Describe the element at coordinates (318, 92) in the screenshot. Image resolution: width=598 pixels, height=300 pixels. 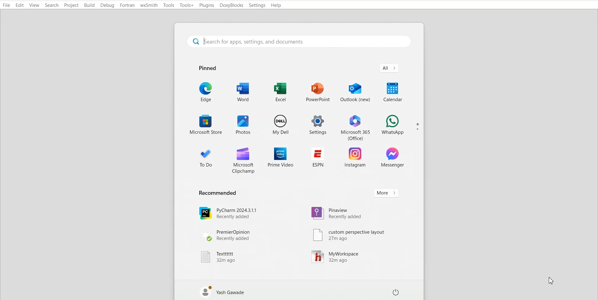
I see `PowerPoint` at that location.